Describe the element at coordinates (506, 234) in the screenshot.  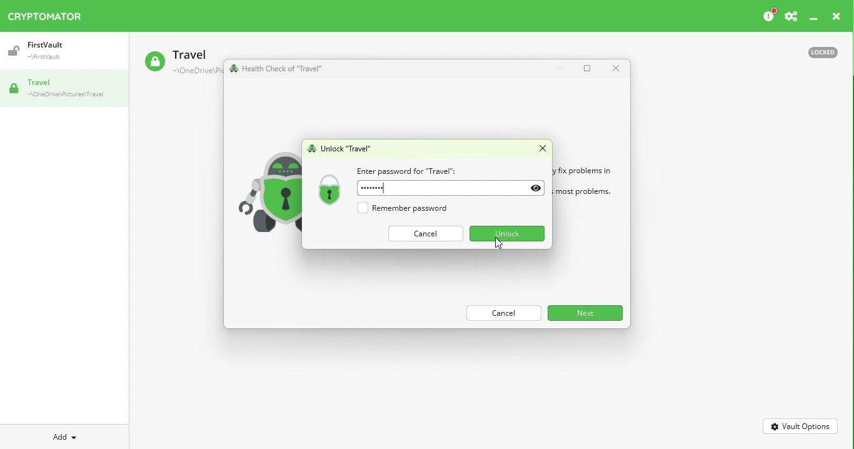
I see `Unlock` at that location.